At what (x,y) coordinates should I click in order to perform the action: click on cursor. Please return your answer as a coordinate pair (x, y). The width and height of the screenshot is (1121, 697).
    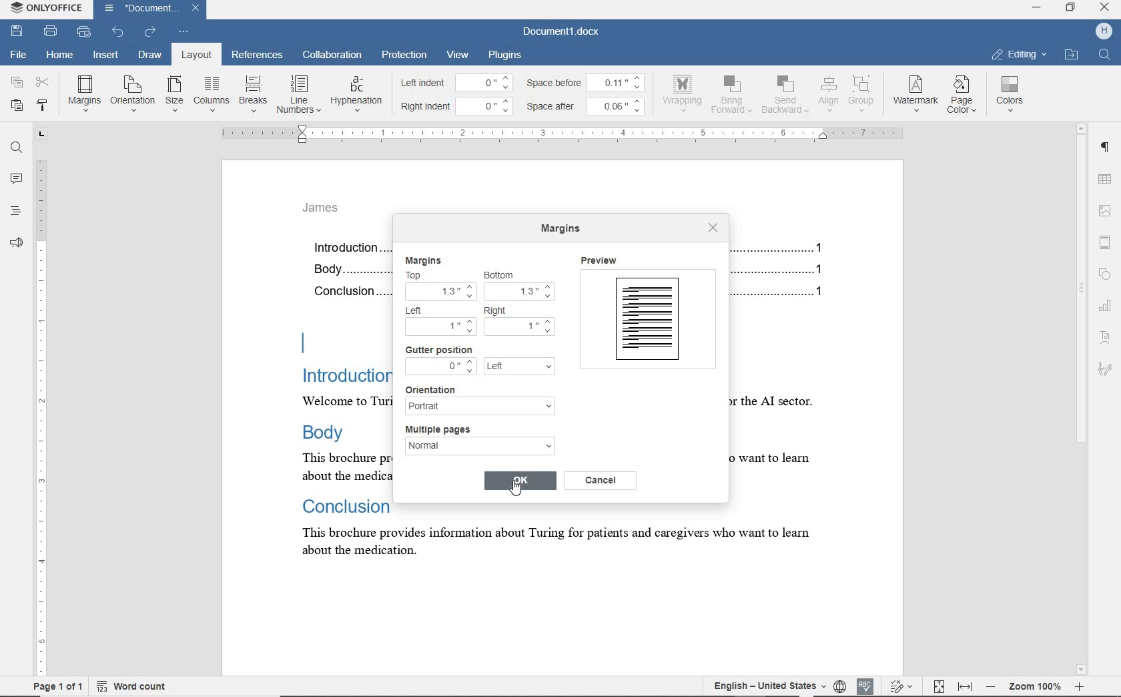
    Looking at the image, I should click on (520, 493).